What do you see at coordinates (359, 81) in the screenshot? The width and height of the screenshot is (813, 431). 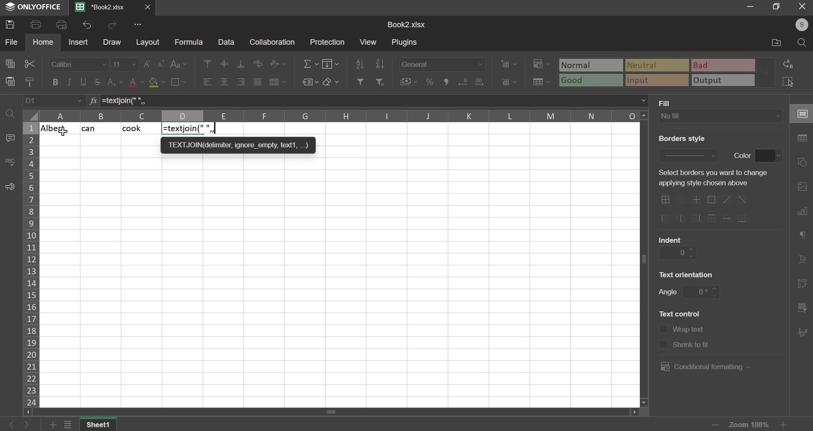 I see `add filter` at bounding box center [359, 81].